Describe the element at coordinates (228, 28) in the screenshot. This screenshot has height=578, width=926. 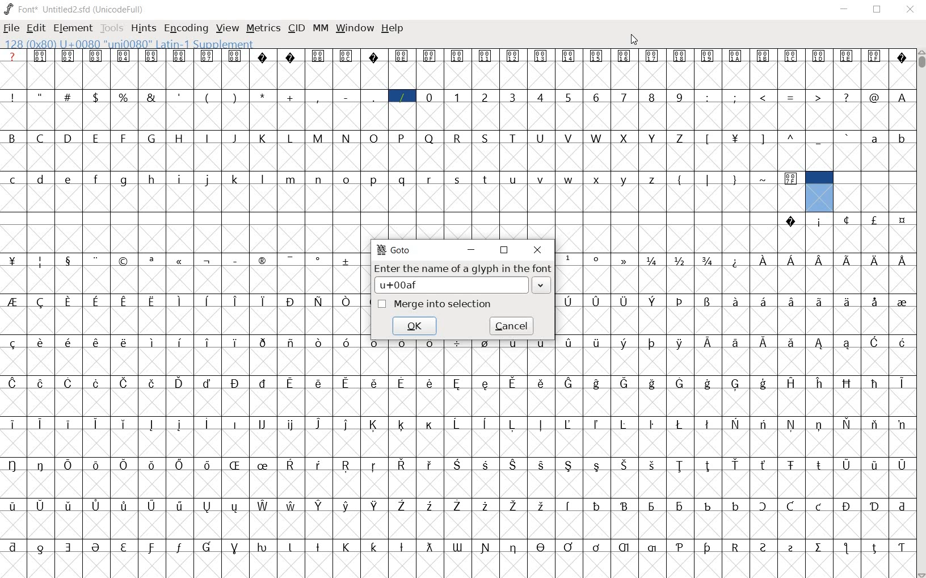
I see `view` at that location.